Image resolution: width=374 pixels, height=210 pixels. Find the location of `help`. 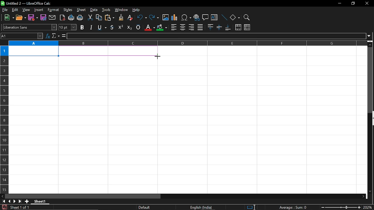

help is located at coordinates (138, 9).